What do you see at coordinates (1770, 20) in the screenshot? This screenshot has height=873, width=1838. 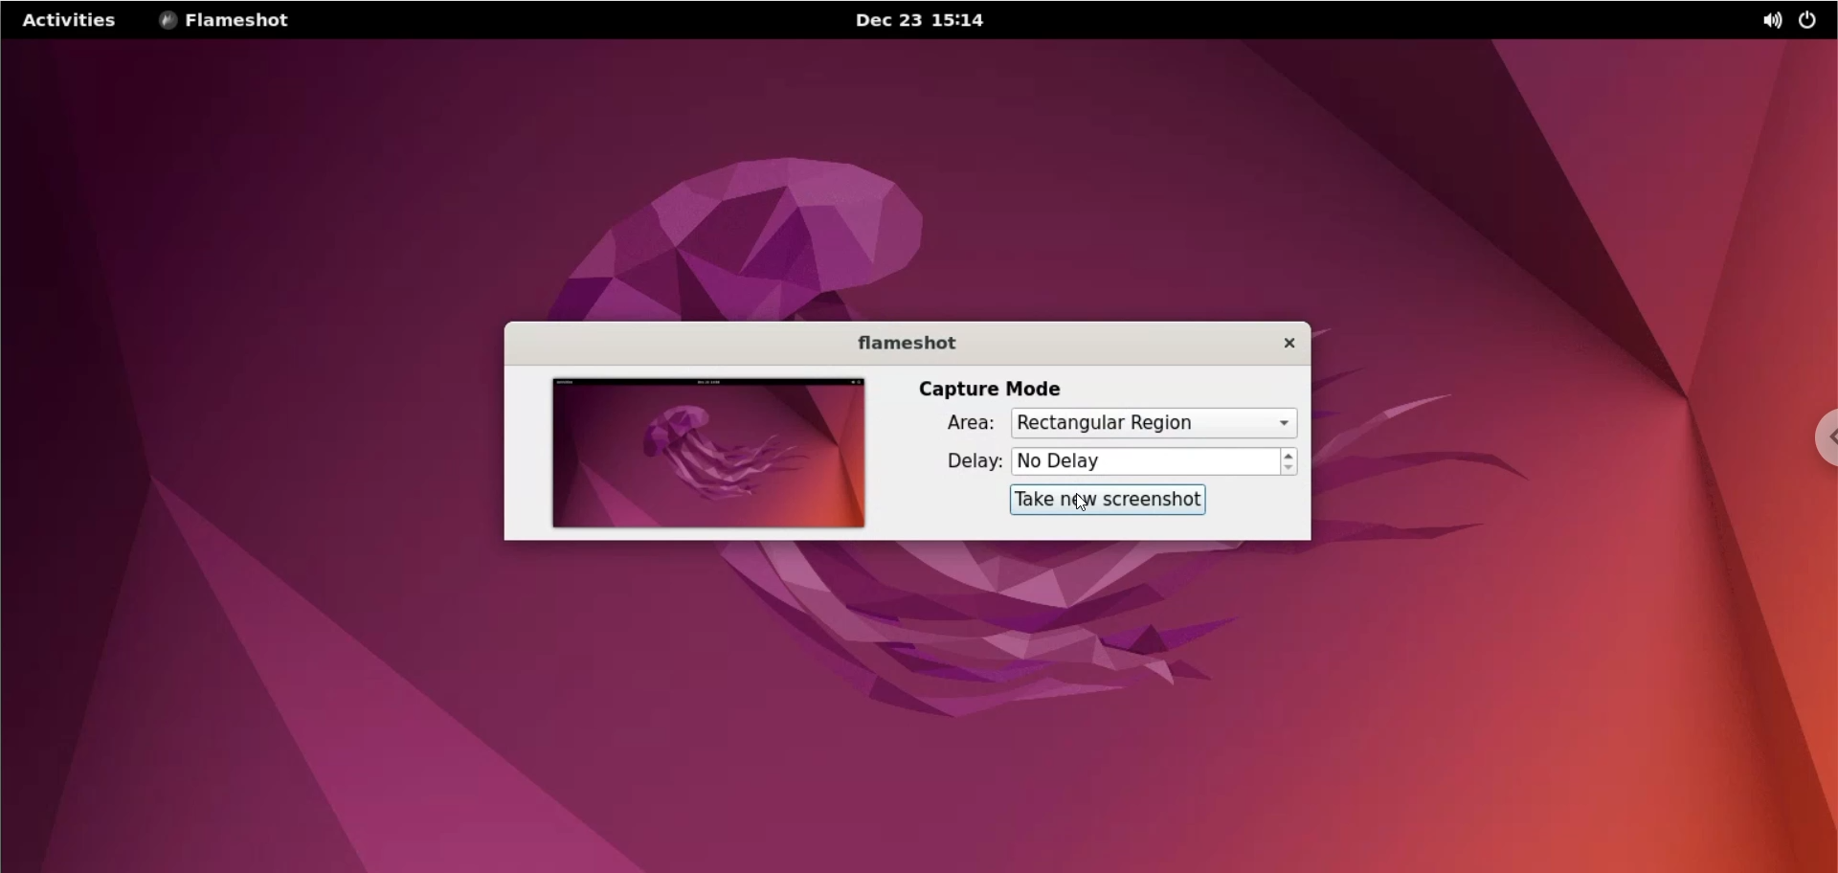 I see `sound options` at bounding box center [1770, 20].